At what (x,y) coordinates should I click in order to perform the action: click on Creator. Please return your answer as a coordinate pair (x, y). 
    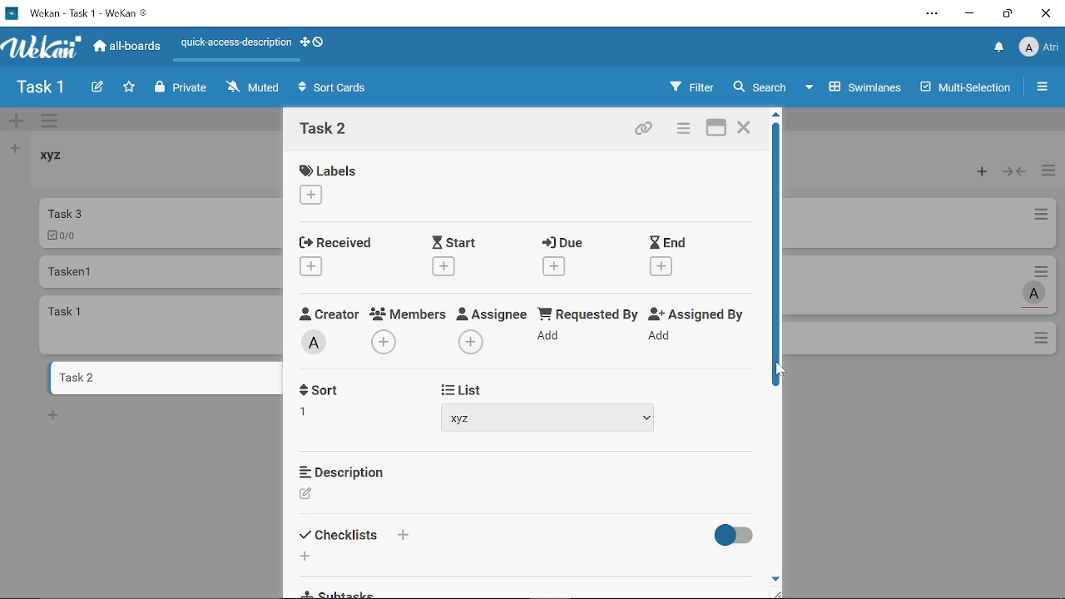
    Looking at the image, I should click on (313, 344).